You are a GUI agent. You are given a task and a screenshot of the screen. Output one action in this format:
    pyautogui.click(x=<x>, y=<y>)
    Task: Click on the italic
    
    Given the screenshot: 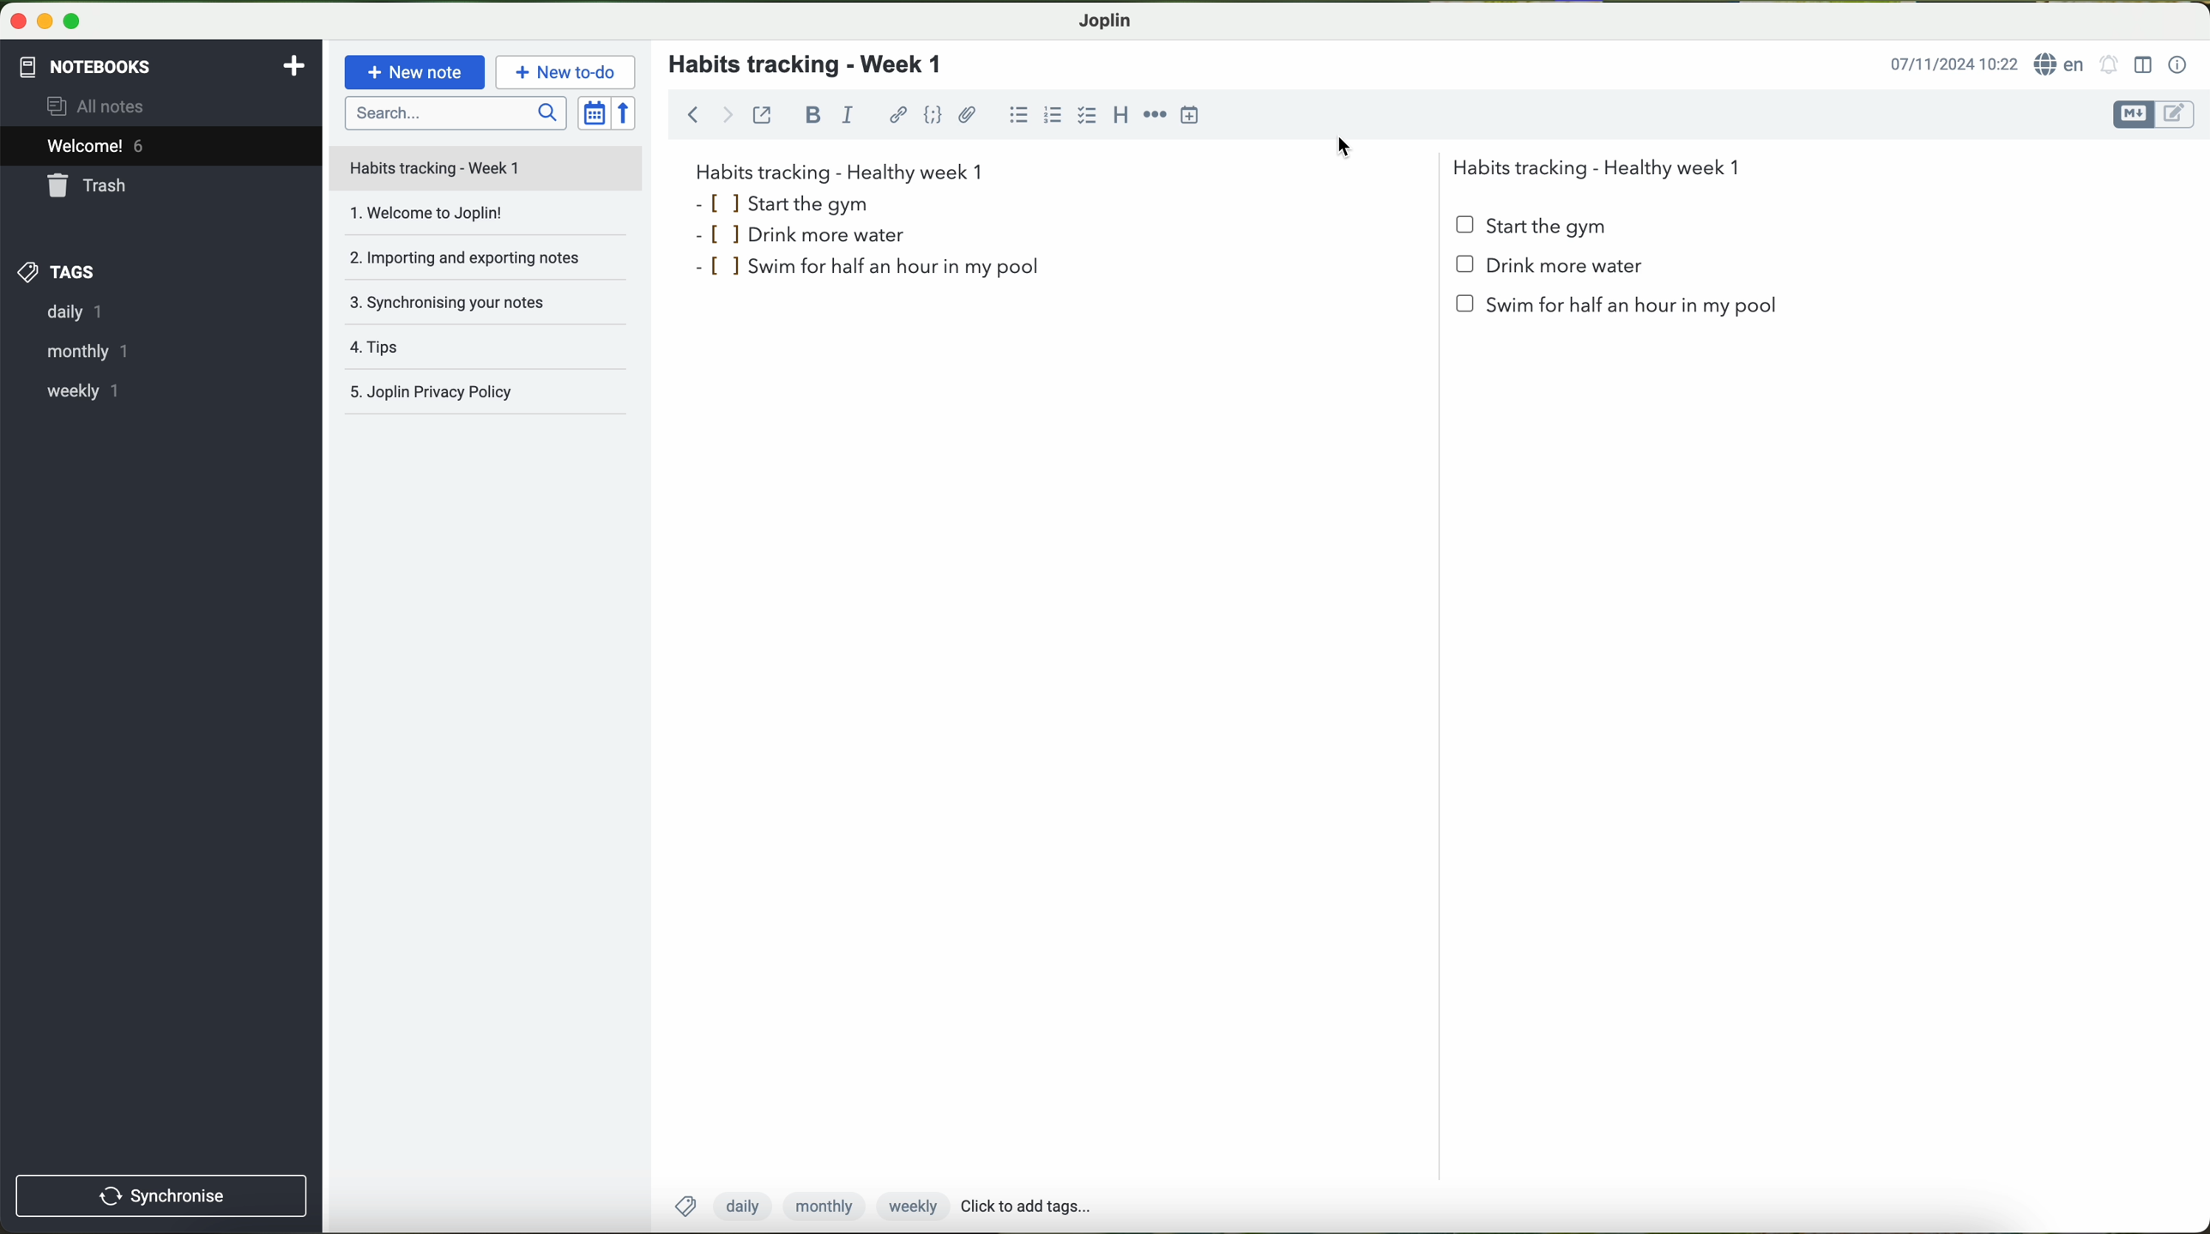 What is the action you would take?
    pyautogui.click(x=848, y=113)
    